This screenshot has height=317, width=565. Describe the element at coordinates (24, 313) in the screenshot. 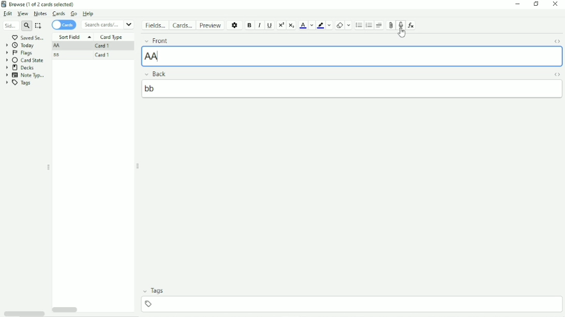

I see `Horizontal scrollbar` at that location.